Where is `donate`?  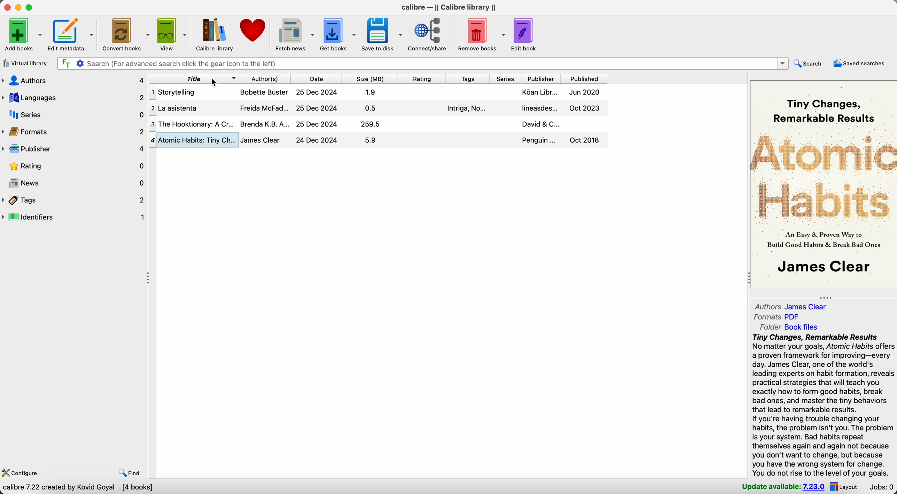 donate is located at coordinates (255, 31).